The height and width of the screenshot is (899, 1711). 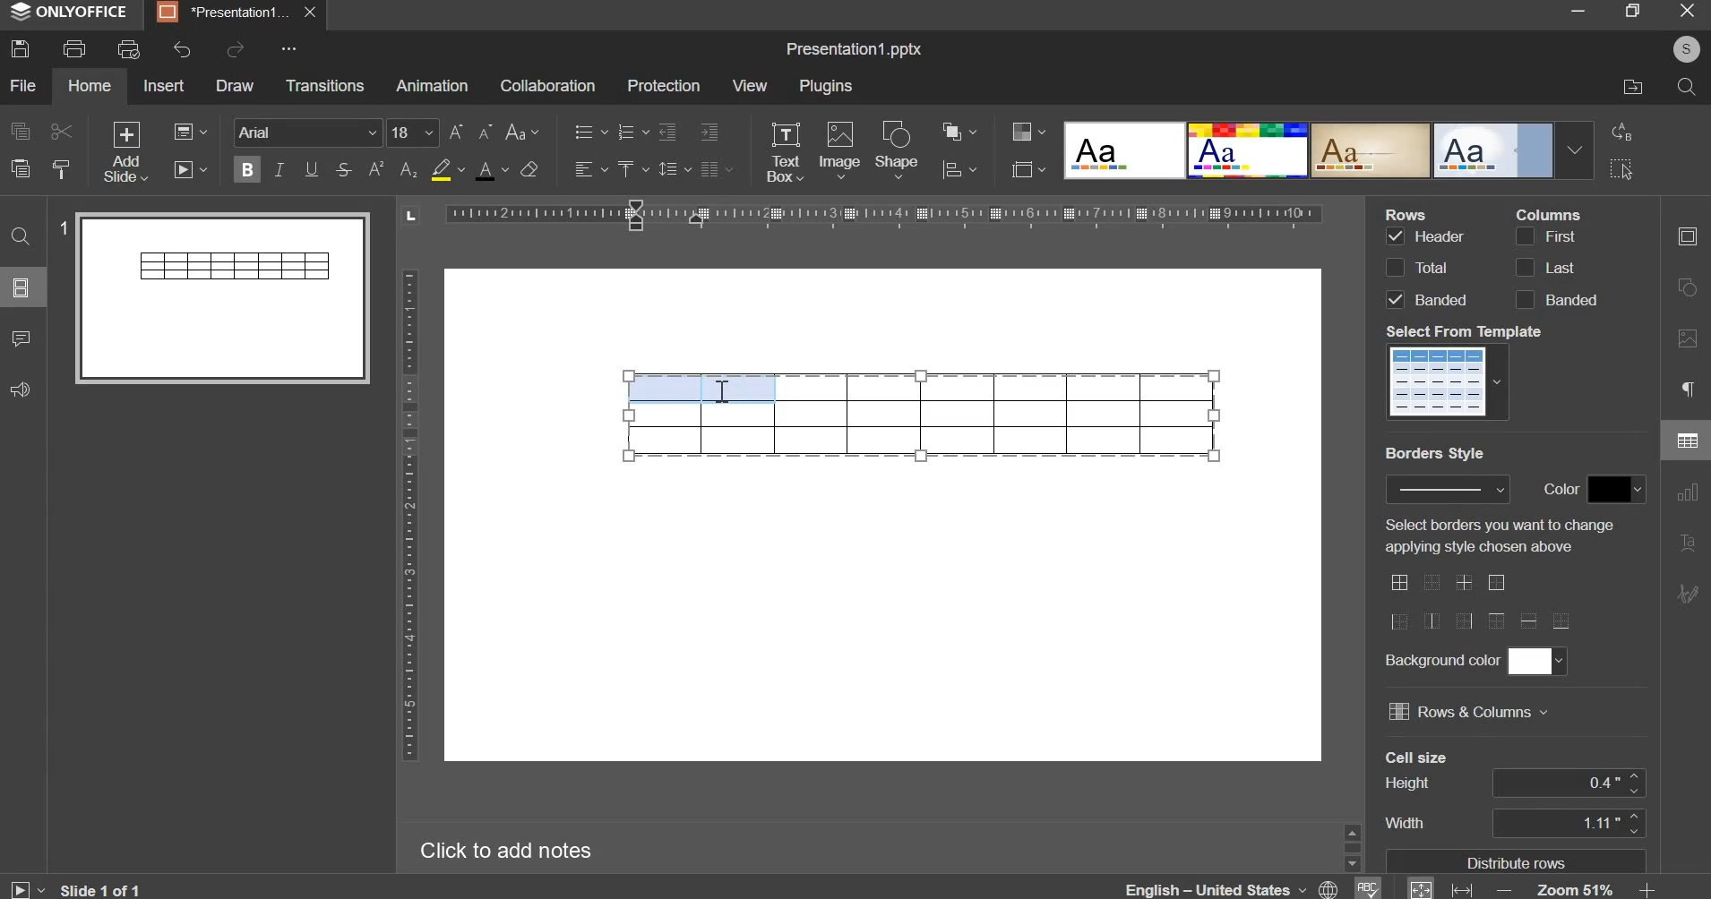 I want to click on font size, so click(x=440, y=133).